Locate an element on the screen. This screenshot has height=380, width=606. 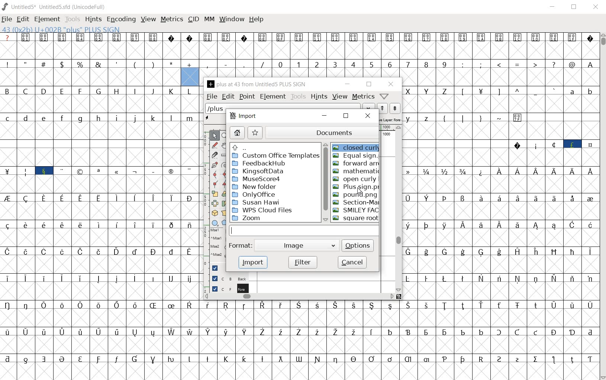
accented letters is located at coordinates (108, 260).